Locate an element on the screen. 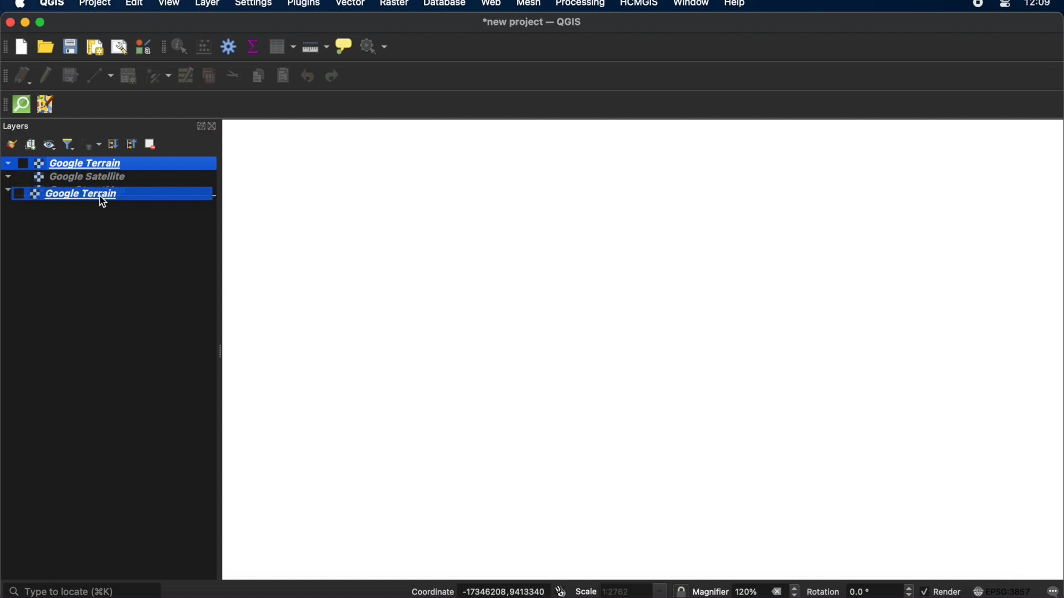 Image resolution: width=1064 pixels, height=598 pixels. filter legend by expression is located at coordinates (91, 143).